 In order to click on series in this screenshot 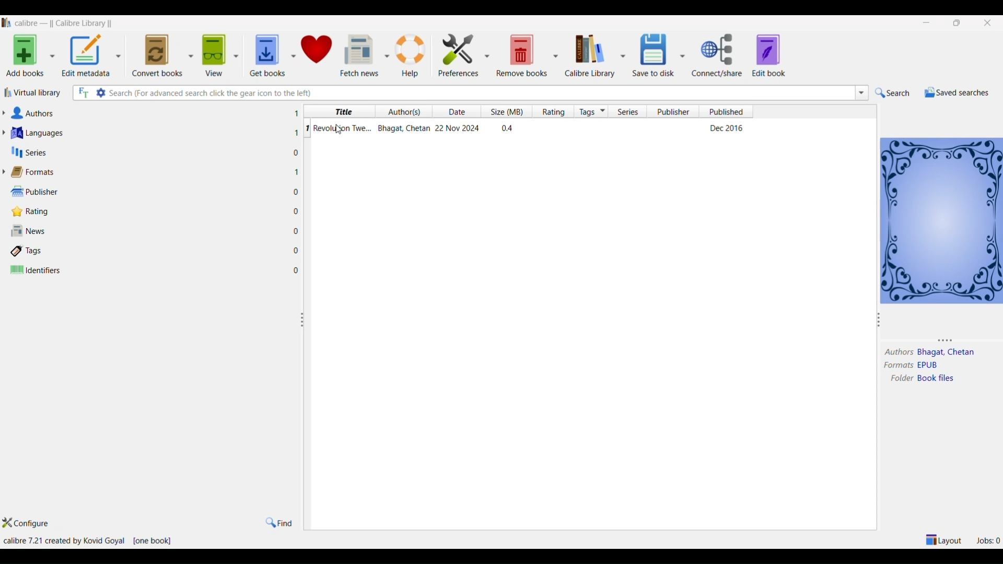, I will do `click(628, 112)`.